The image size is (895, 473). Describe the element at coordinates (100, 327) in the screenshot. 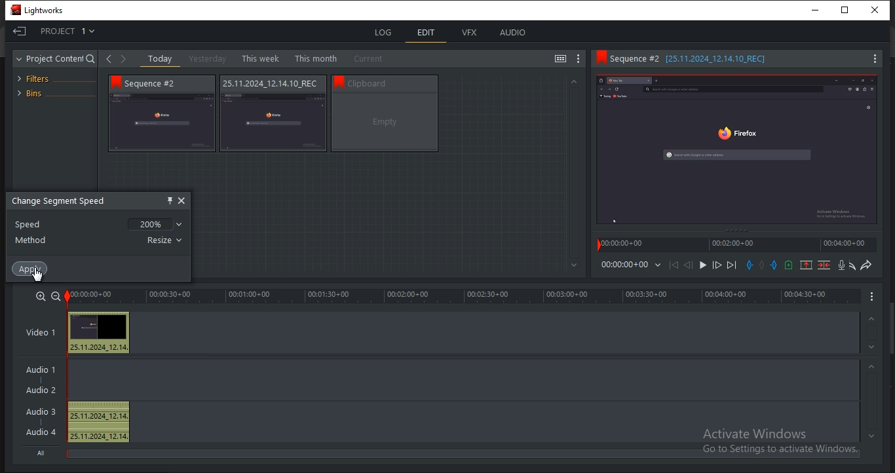

I see `Preview thumbnail` at that location.